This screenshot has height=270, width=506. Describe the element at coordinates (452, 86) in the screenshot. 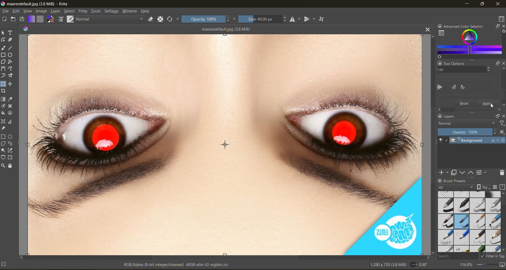

I see `flip vertically` at that location.